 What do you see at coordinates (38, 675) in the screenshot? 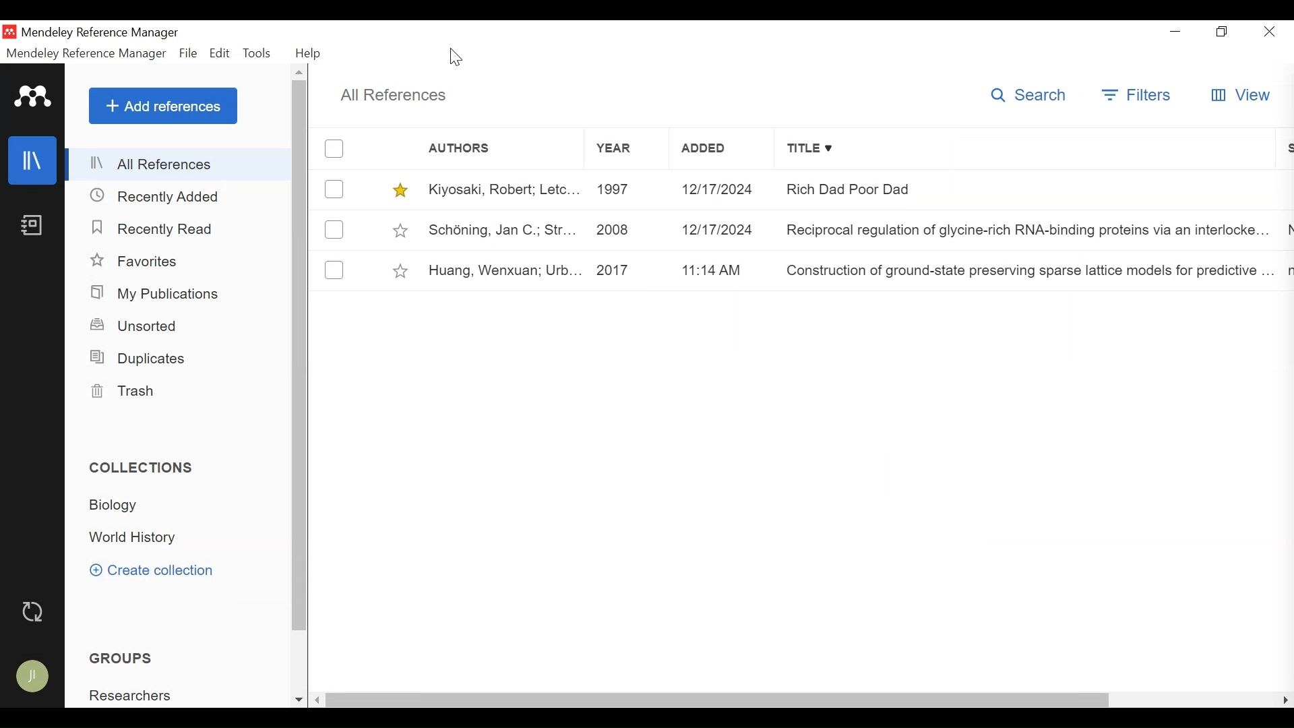
I see `Avatar` at bounding box center [38, 675].